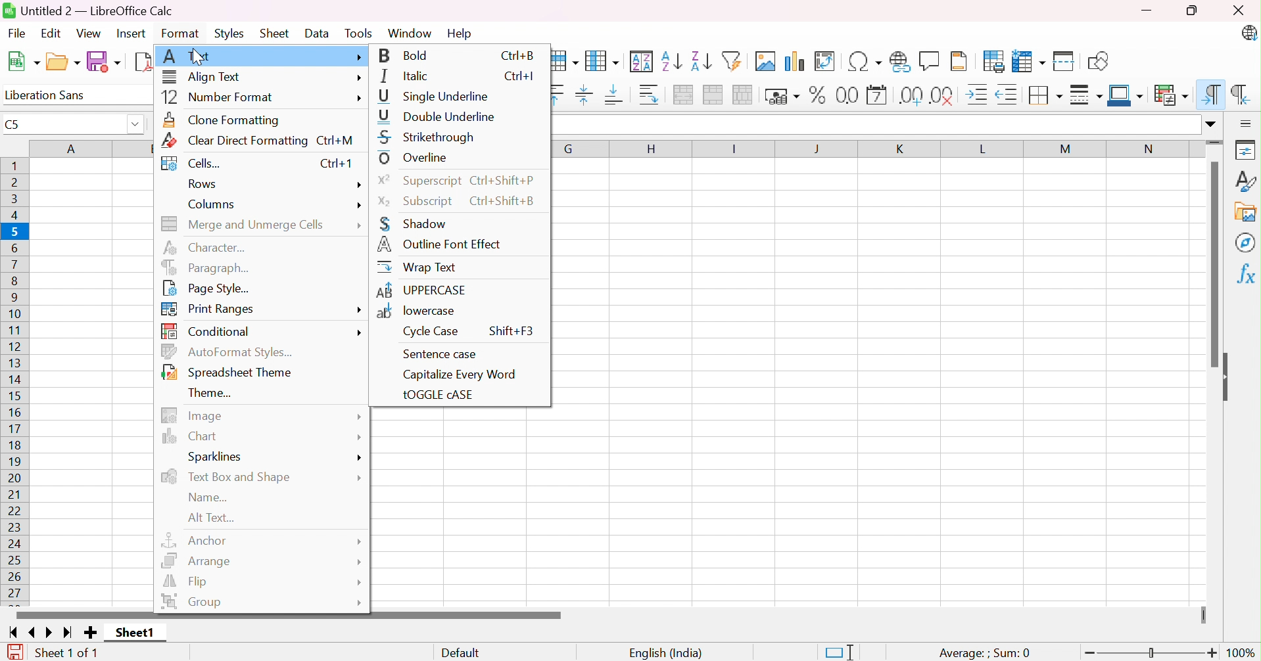 The image size is (1261, 661). Describe the element at coordinates (201, 59) in the screenshot. I see `cursor` at that location.